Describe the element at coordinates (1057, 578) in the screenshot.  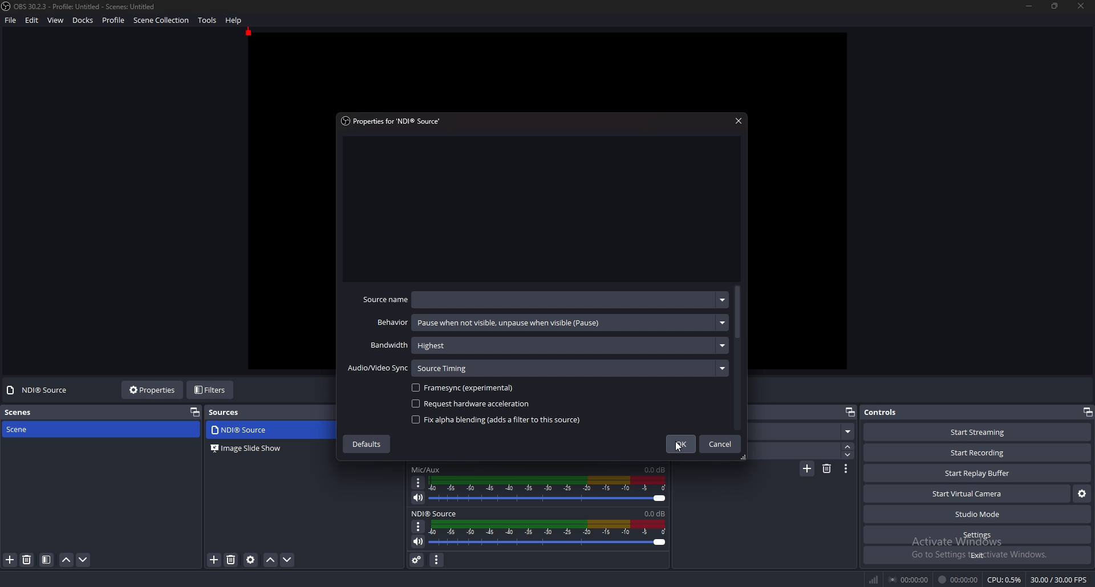
I see `fps` at that location.